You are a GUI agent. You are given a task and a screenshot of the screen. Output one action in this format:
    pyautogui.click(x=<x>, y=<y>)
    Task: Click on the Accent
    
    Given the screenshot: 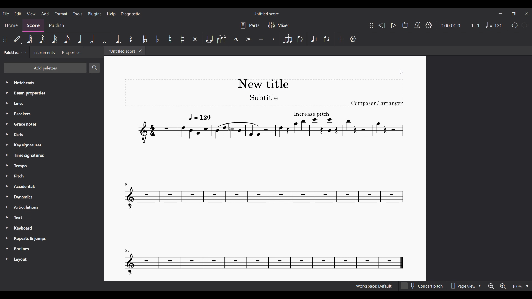 What is the action you would take?
    pyautogui.click(x=248, y=39)
    